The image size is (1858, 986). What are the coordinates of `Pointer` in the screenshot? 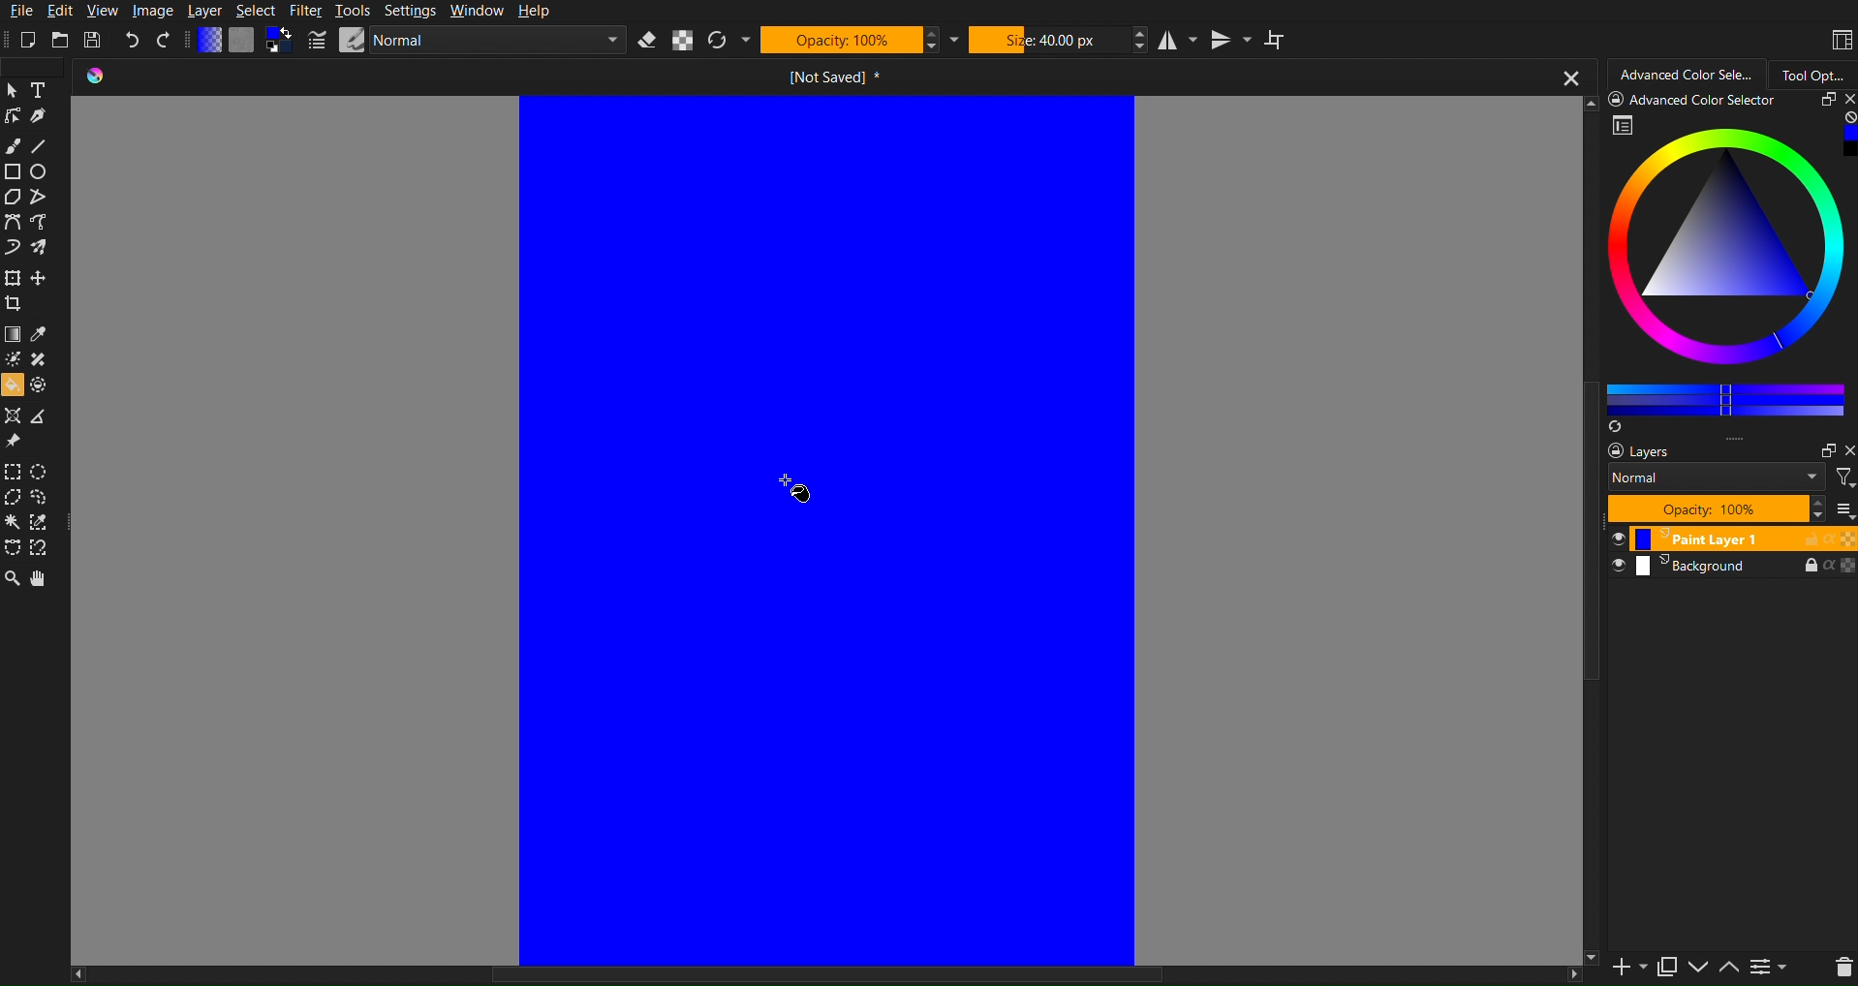 It's located at (12, 89).